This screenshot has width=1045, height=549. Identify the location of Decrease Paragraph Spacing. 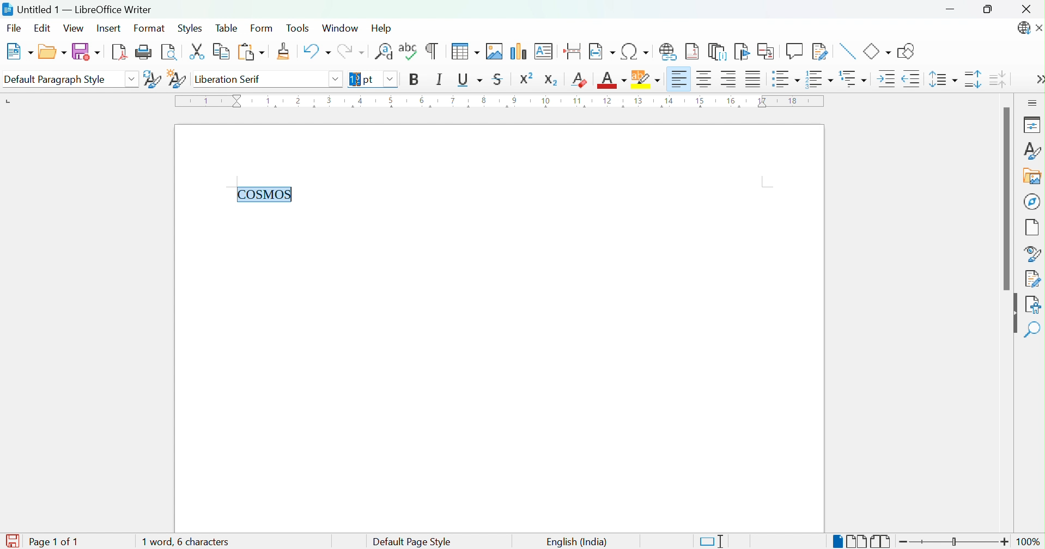
(999, 79).